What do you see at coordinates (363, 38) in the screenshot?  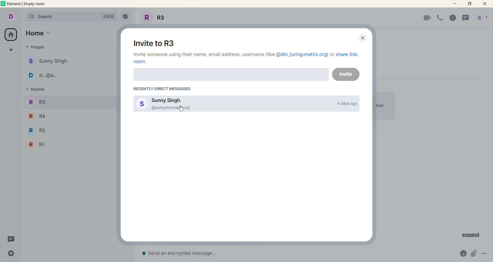 I see `close` at bounding box center [363, 38].